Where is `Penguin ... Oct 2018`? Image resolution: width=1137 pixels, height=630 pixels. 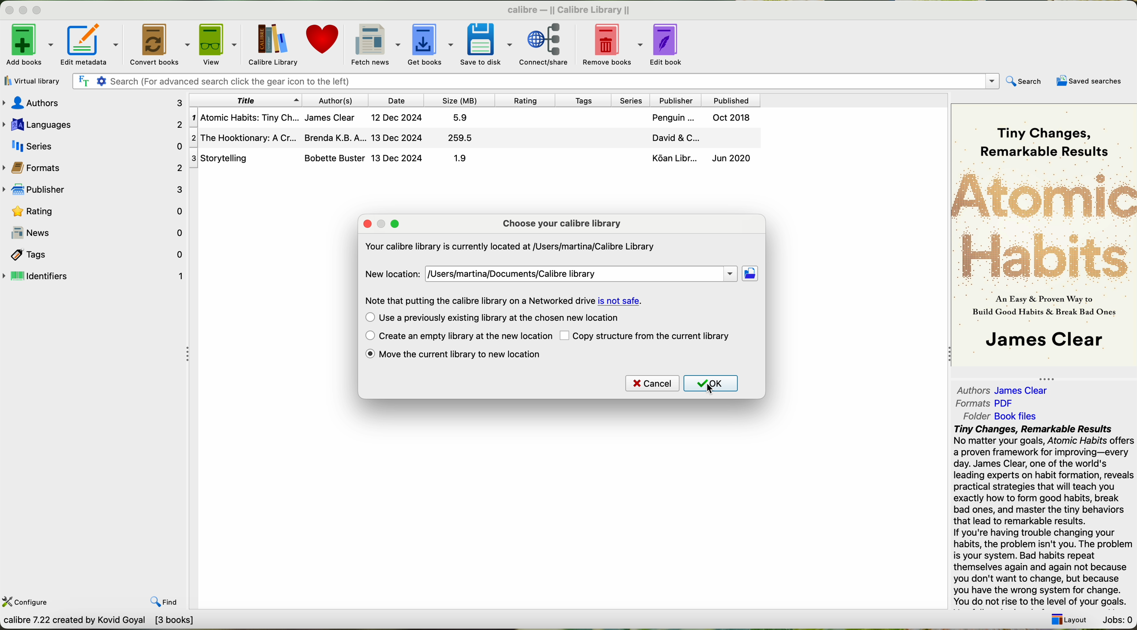
Penguin ... Oct 2018 is located at coordinates (701, 119).